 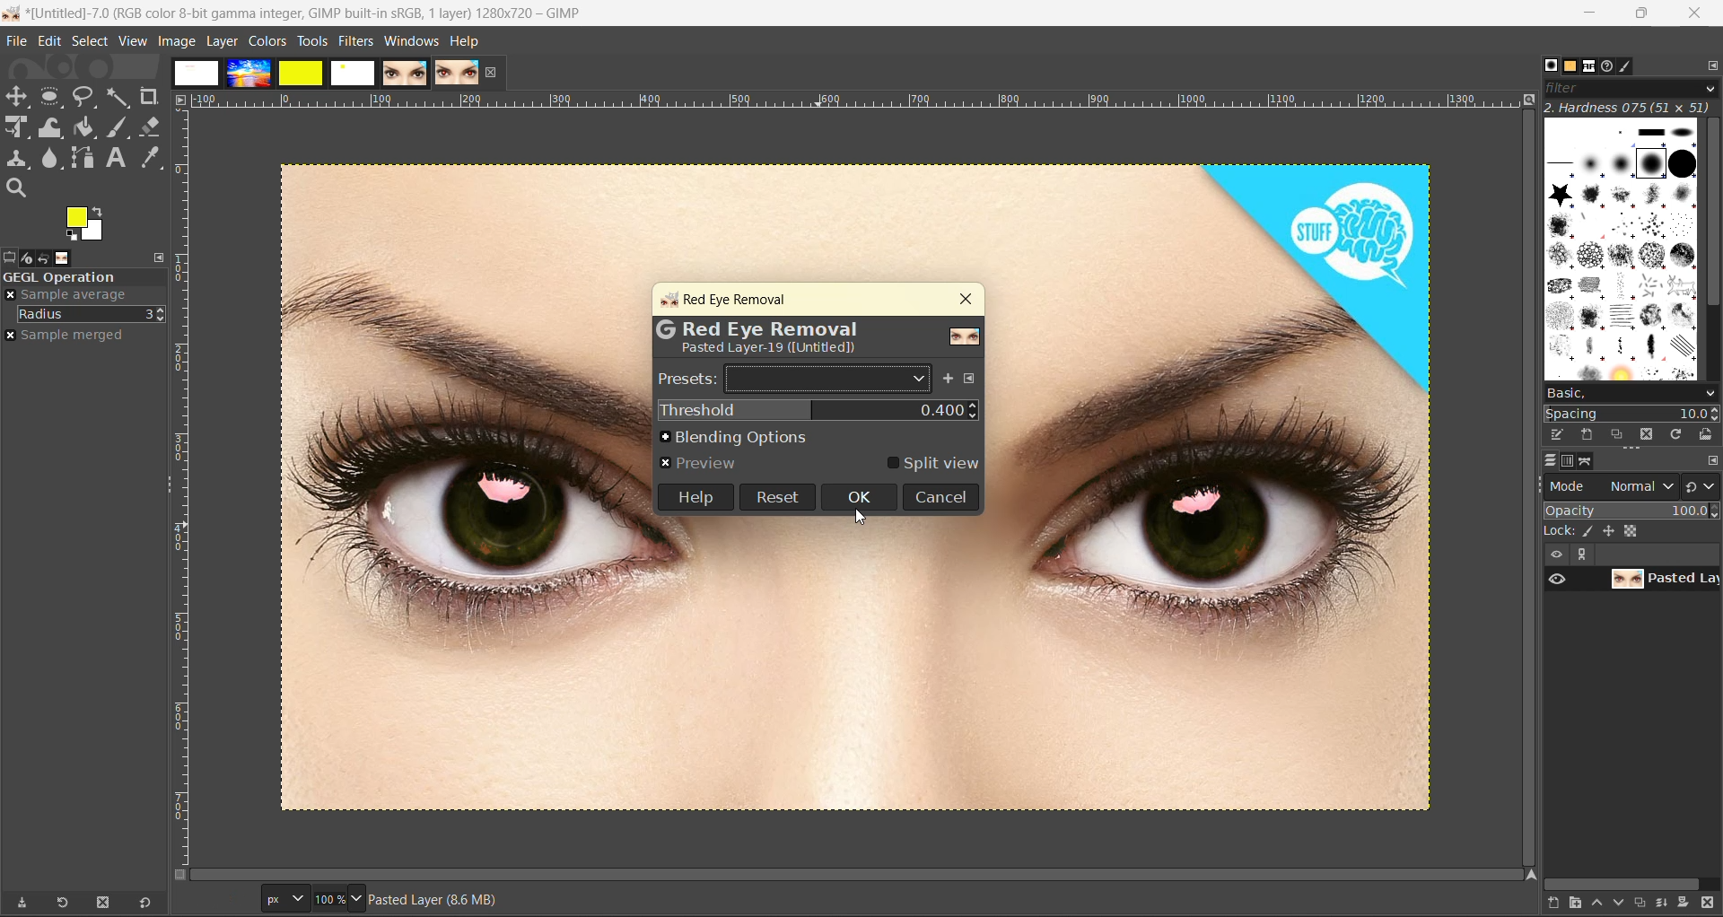 I want to click on configure, so click(x=1711, y=460).